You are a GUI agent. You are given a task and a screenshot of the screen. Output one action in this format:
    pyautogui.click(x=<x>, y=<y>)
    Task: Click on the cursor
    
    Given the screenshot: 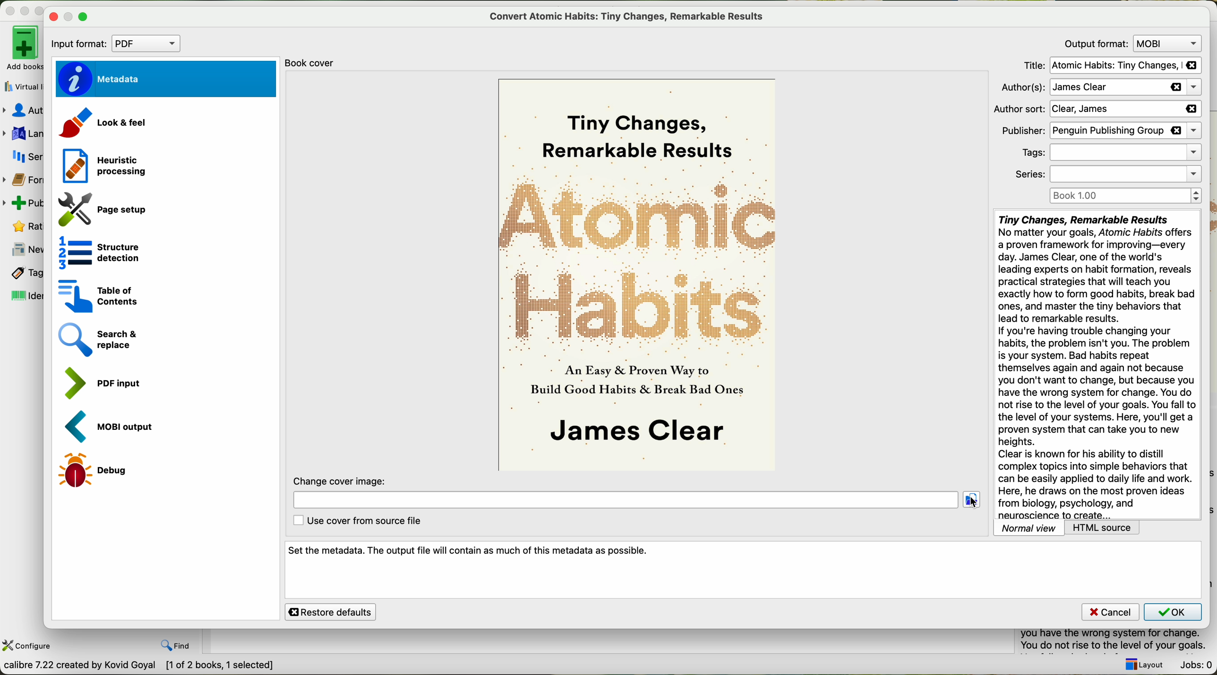 What is the action you would take?
    pyautogui.click(x=973, y=502)
    